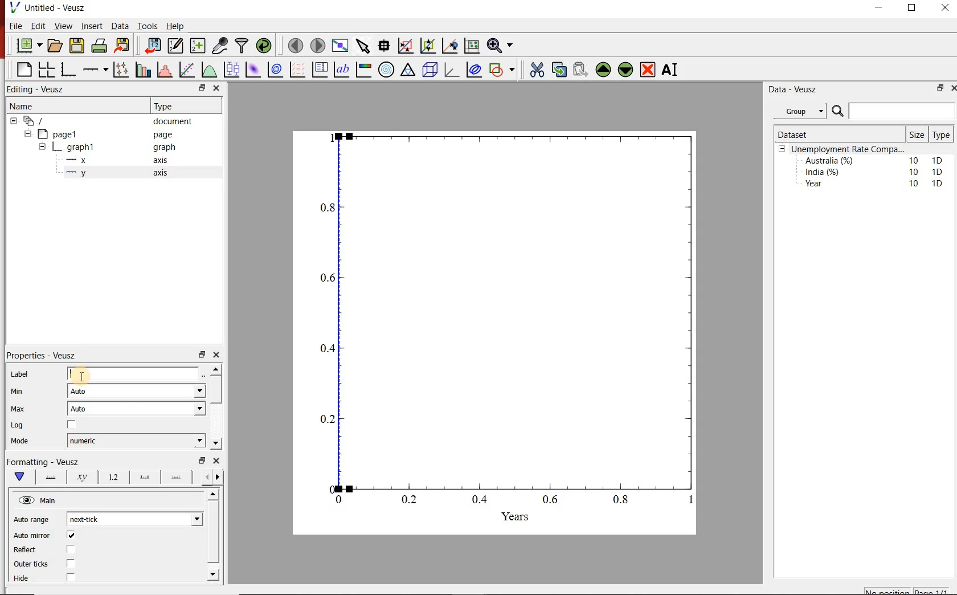 This screenshot has height=595, width=957. What do you see at coordinates (47, 7) in the screenshot?
I see `Untitled - Veusz` at bounding box center [47, 7].